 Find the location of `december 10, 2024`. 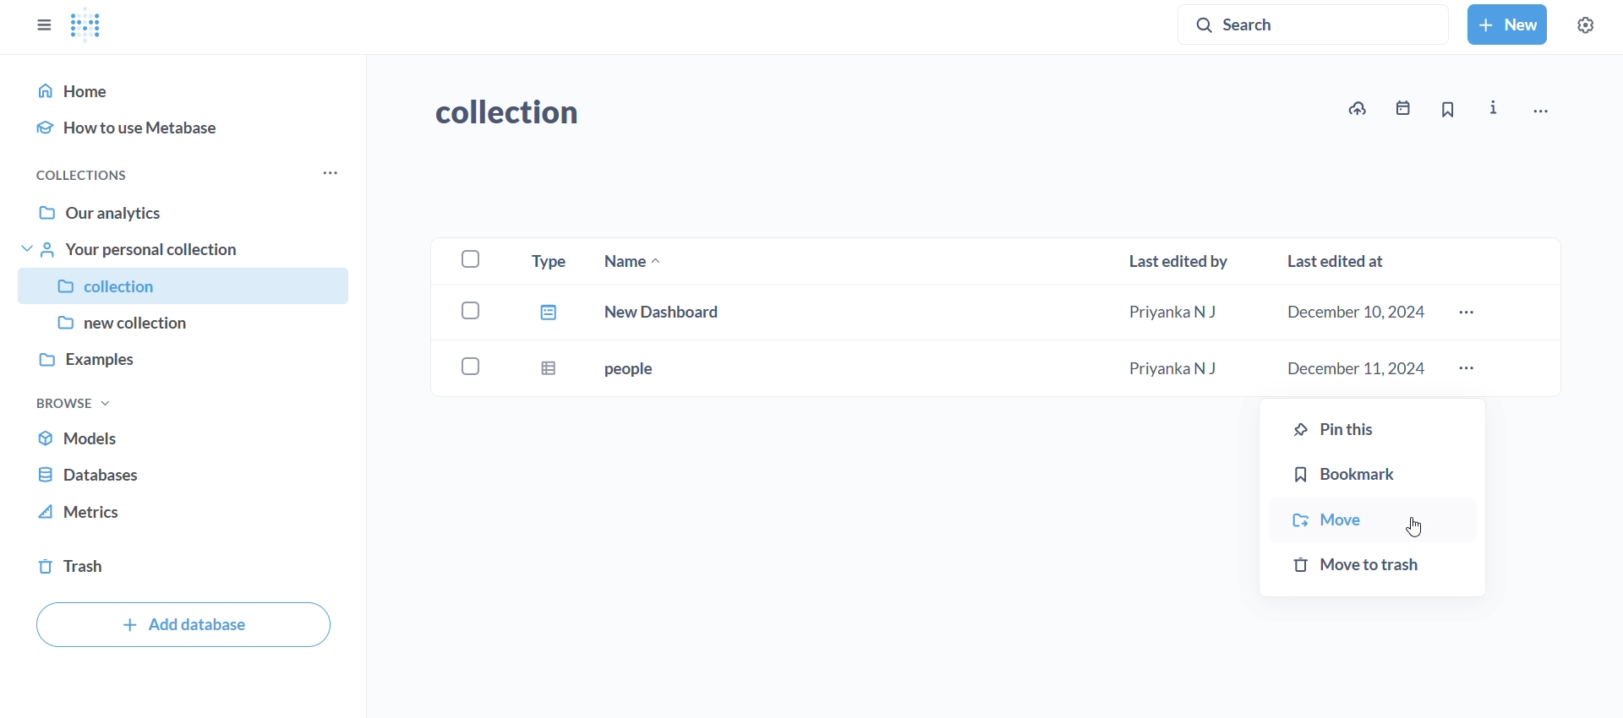

december 10, 2024 is located at coordinates (1361, 314).